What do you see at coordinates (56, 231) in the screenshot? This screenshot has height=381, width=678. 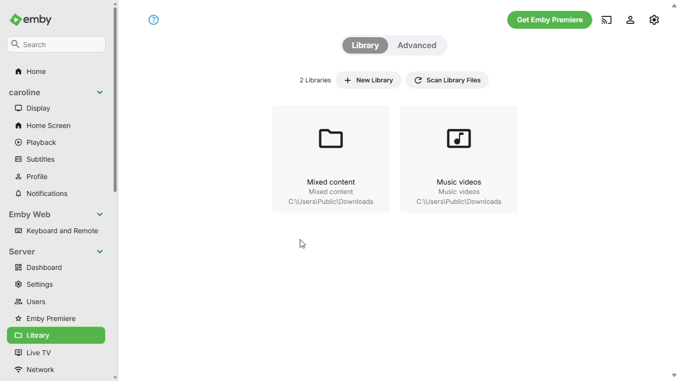 I see `keyboard and remote` at bounding box center [56, 231].